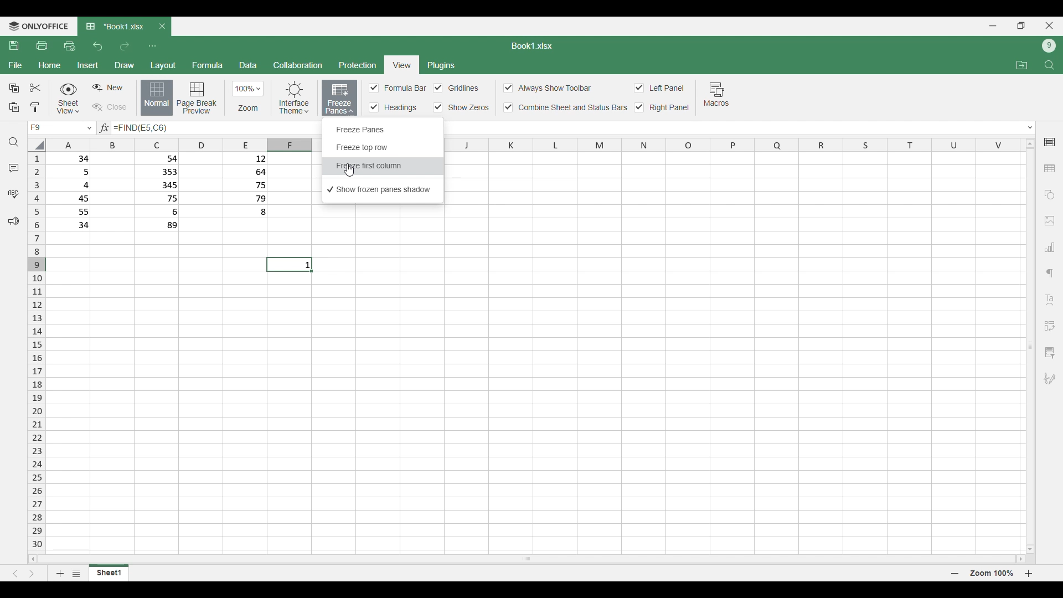  Describe the element at coordinates (383, 130) in the screenshot. I see `Freeze panes` at that location.